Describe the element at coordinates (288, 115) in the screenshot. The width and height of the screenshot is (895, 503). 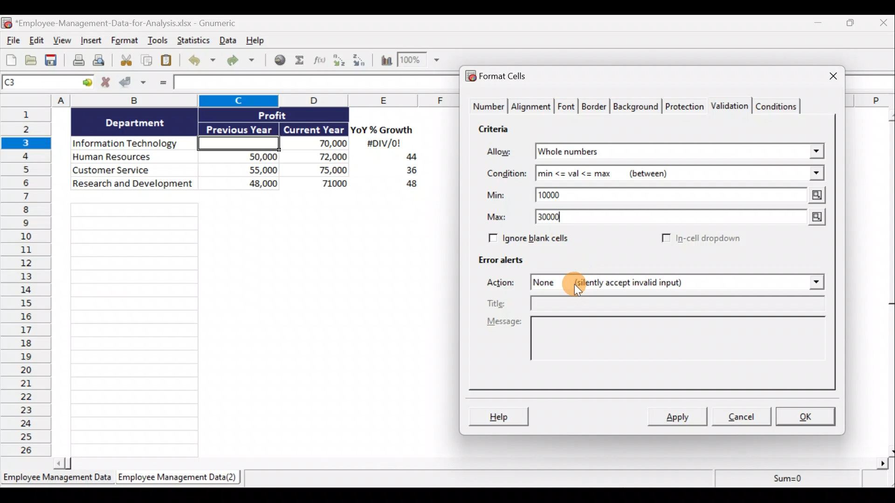
I see `Profit` at that location.